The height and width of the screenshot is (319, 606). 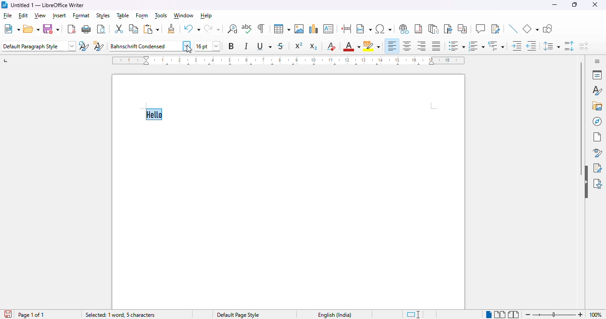 What do you see at coordinates (476, 46) in the screenshot?
I see `toggle ordered list` at bounding box center [476, 46].